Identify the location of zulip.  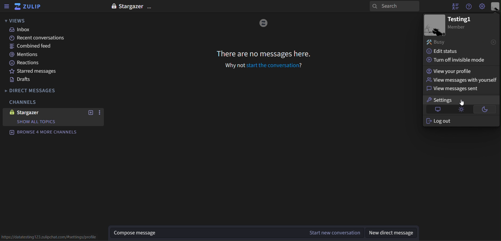
(30, 7).